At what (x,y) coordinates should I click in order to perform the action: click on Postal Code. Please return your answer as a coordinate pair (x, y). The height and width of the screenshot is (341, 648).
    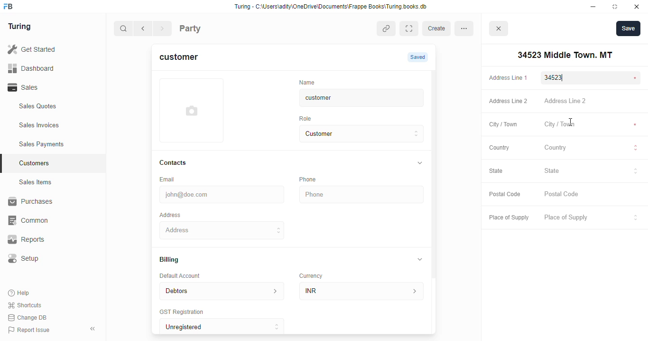
    Looking at the image, I should click on (505, 195).